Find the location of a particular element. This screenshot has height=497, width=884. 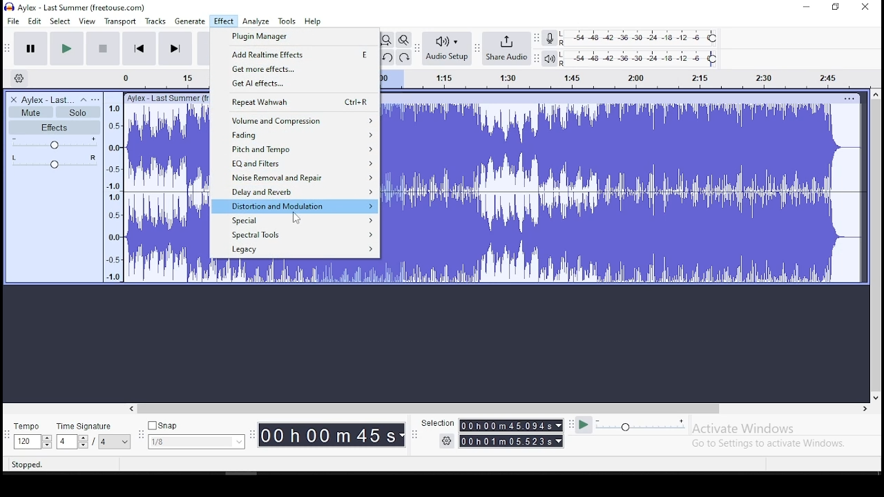

recording level is located at coordinates (644, 37).